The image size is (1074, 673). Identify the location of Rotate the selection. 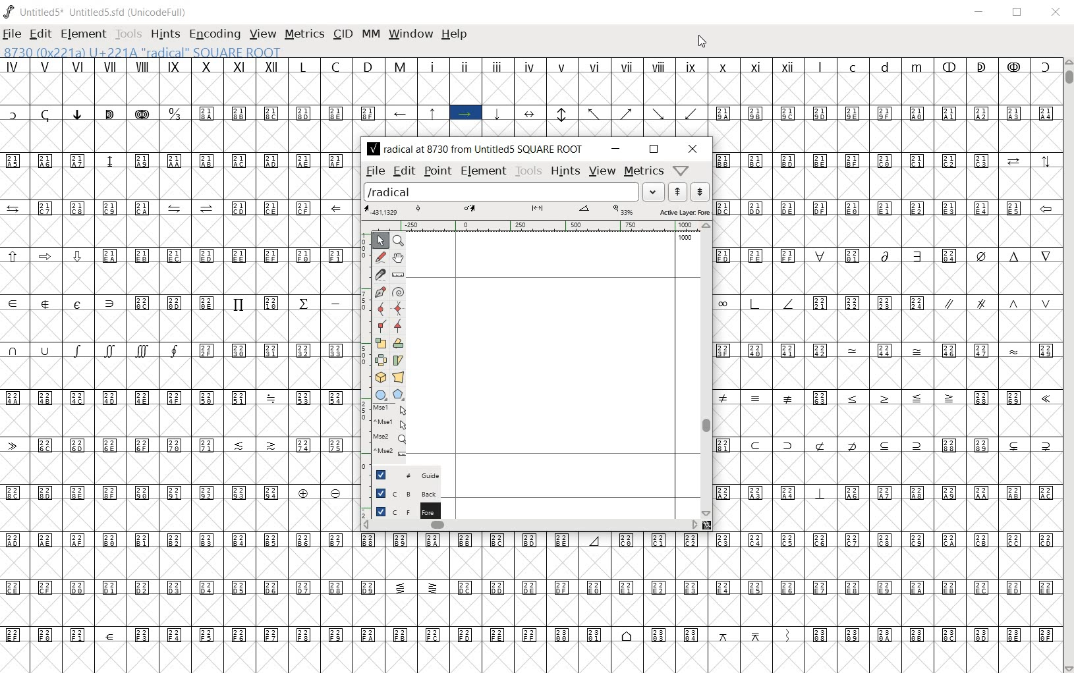
(397, 360).